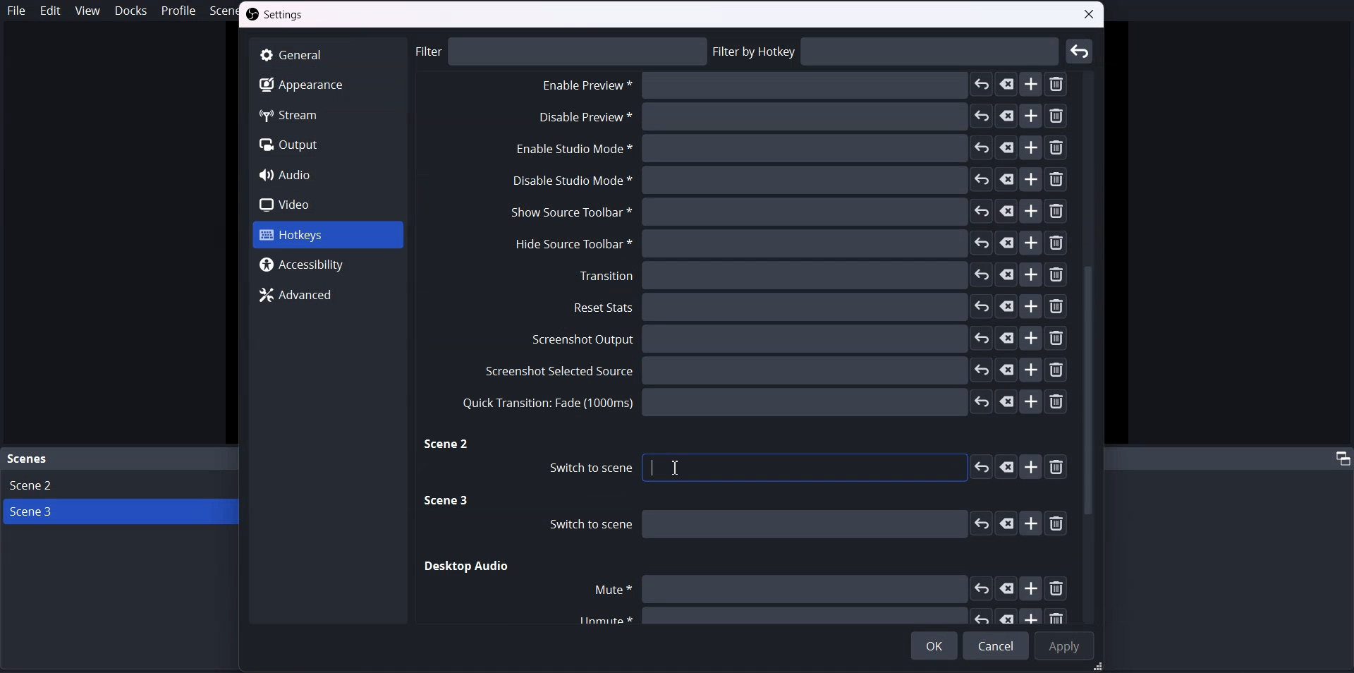 The image size is (1354, 673). Describe the element at coordinates (449, 502) in the screenshot. I see `Scene three` at that location.